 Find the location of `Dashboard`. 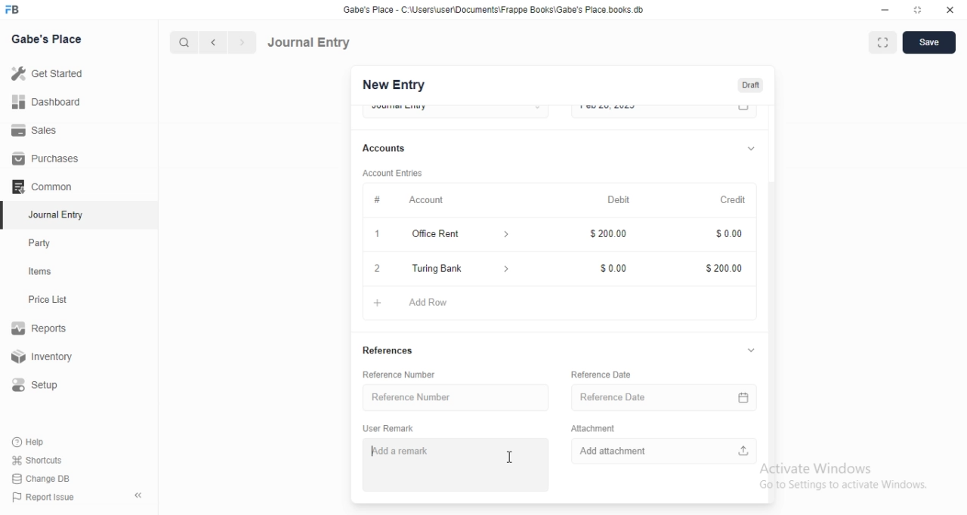

Dashboard is located at coordinates (45, 102).